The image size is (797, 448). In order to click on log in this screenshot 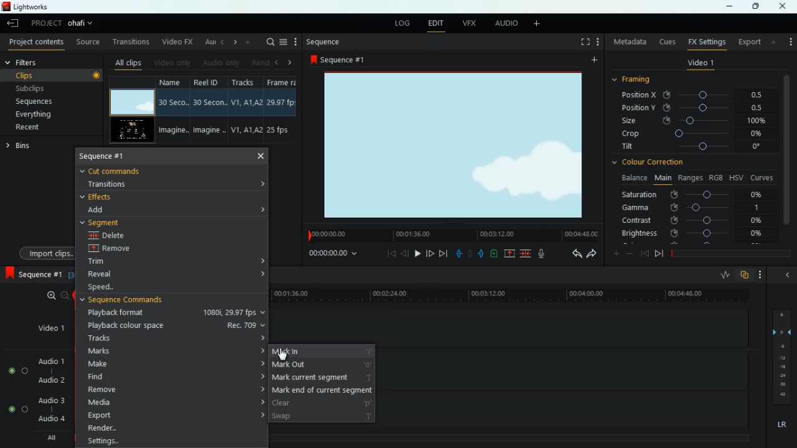, I will do `click(405, 23)`.